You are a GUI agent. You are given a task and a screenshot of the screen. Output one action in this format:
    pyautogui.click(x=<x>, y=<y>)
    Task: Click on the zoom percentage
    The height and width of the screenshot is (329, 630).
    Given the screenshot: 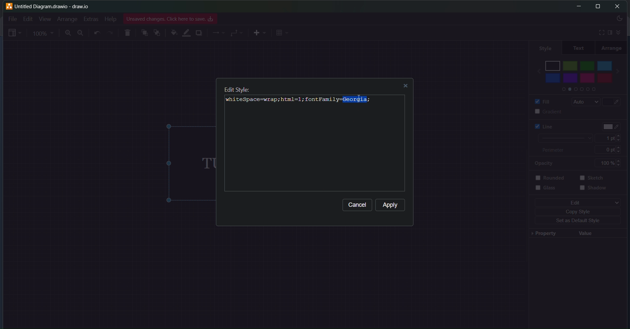 What is the action you would take?
    pyautogui.click(x=44, y=33)
    